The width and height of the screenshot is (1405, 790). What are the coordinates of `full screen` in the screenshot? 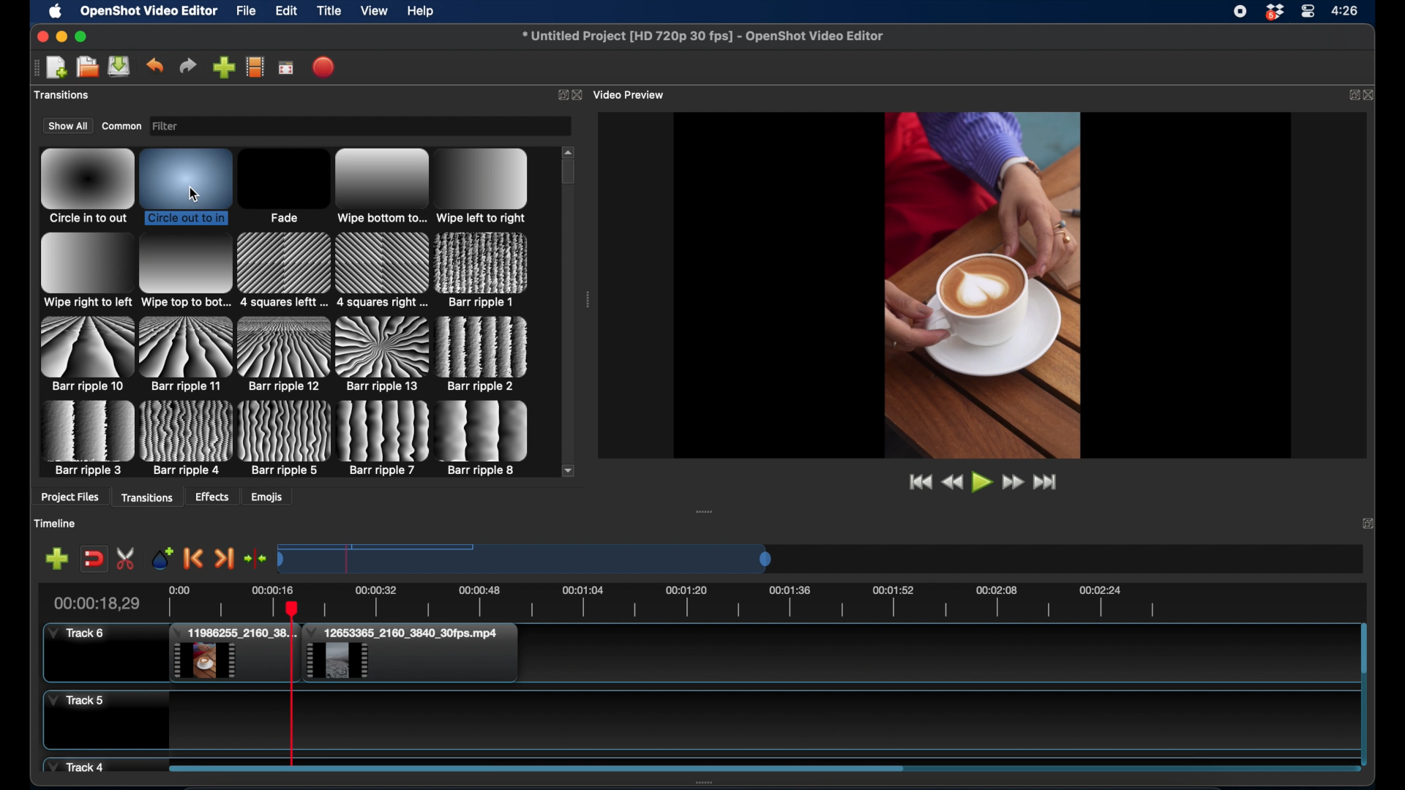 It's located at (287, 67).